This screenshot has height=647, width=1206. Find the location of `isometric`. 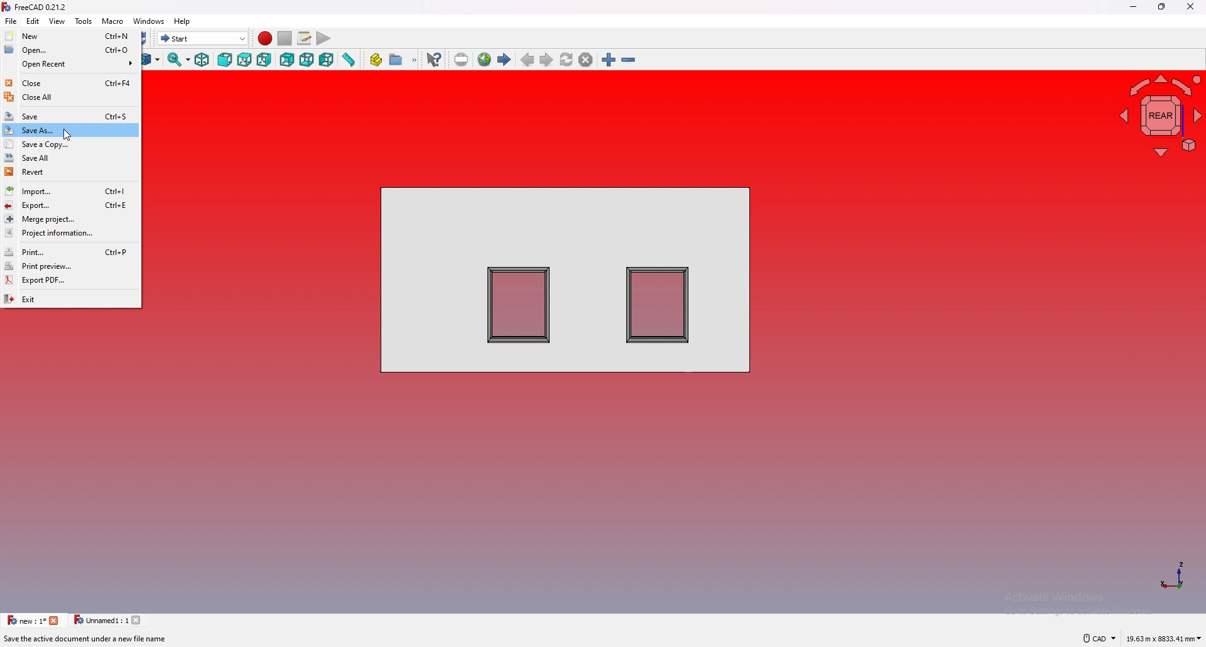

isometric is located at coordinates (204, 60).